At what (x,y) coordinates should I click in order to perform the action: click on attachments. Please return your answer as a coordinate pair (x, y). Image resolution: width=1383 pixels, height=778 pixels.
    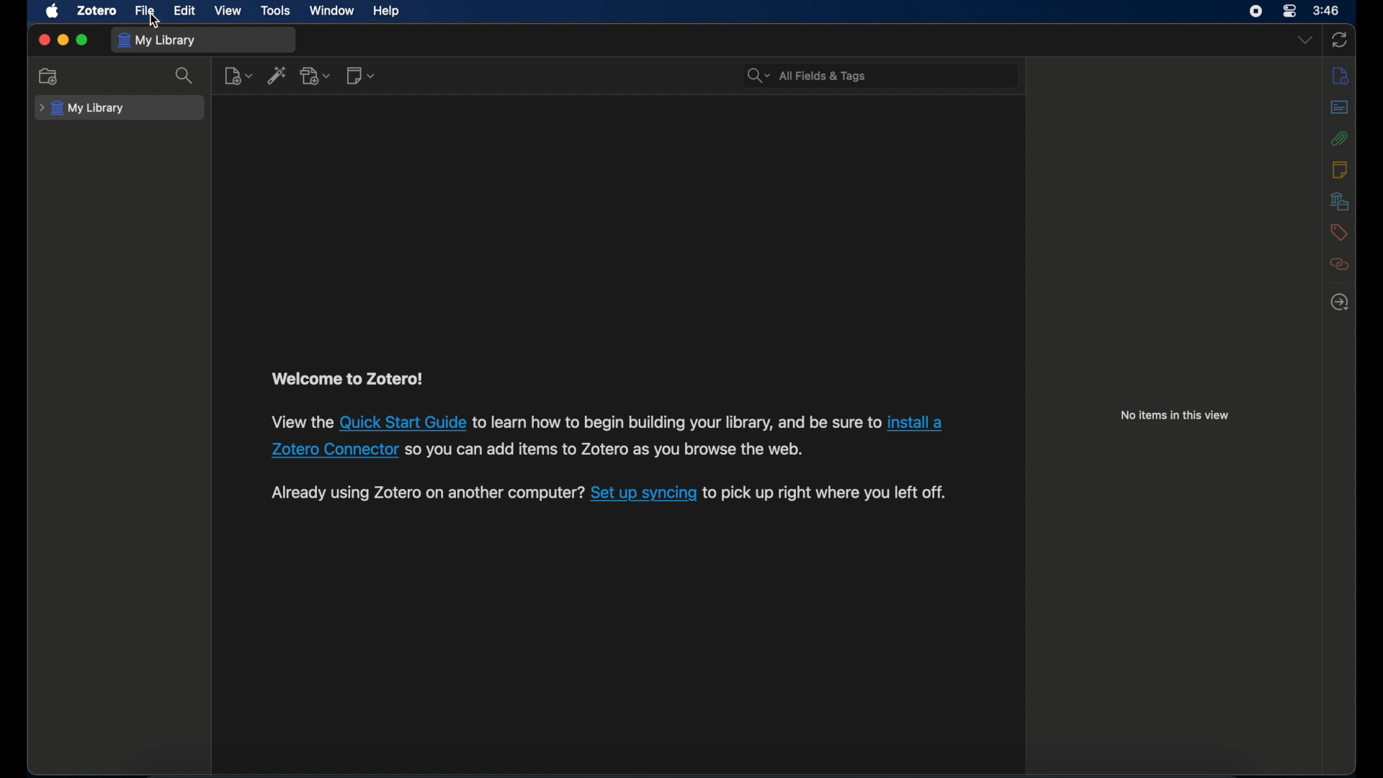
    Looking at the image, I should click on (1340, 138).